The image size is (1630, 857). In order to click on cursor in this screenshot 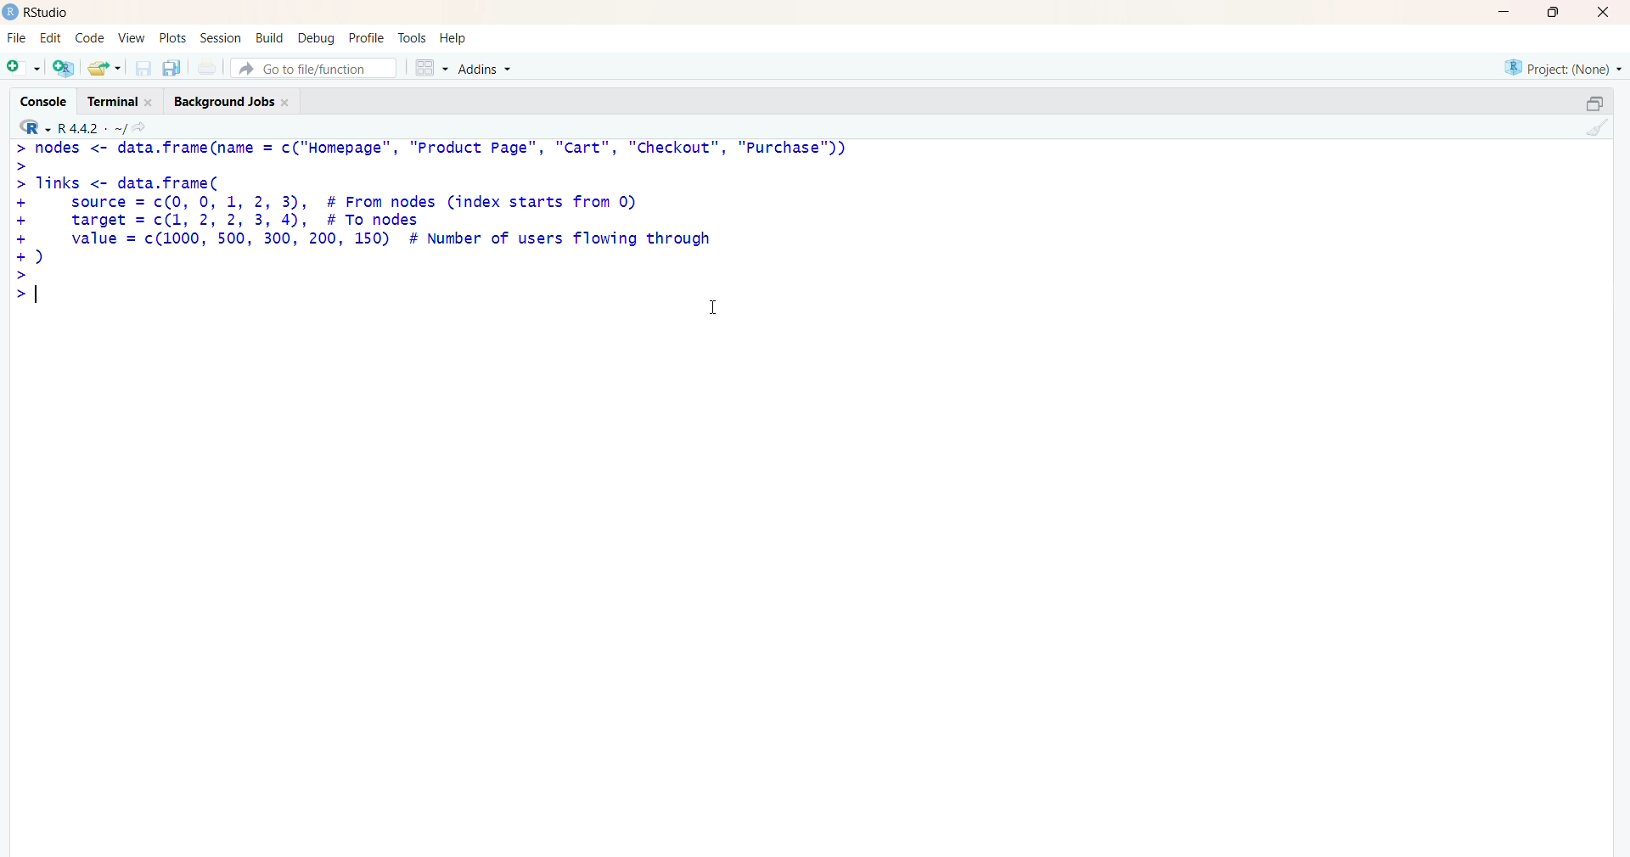, I will do `click(711, 308)`.